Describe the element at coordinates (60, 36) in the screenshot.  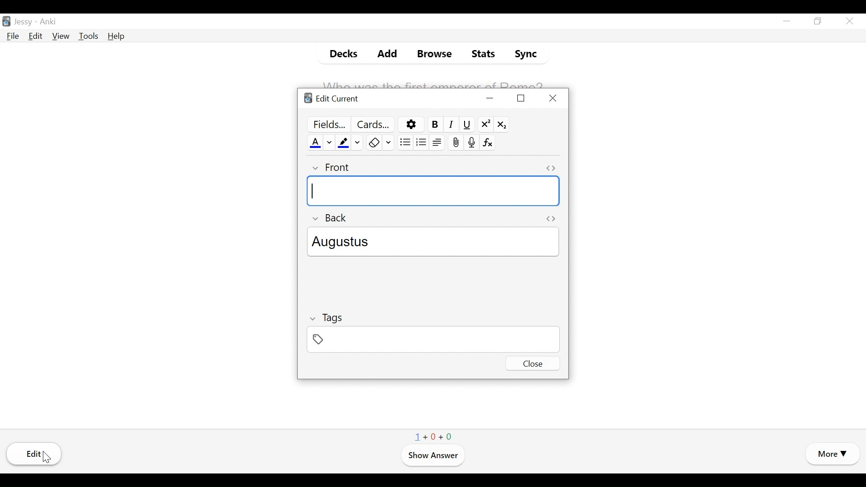
I see `View` at that location.